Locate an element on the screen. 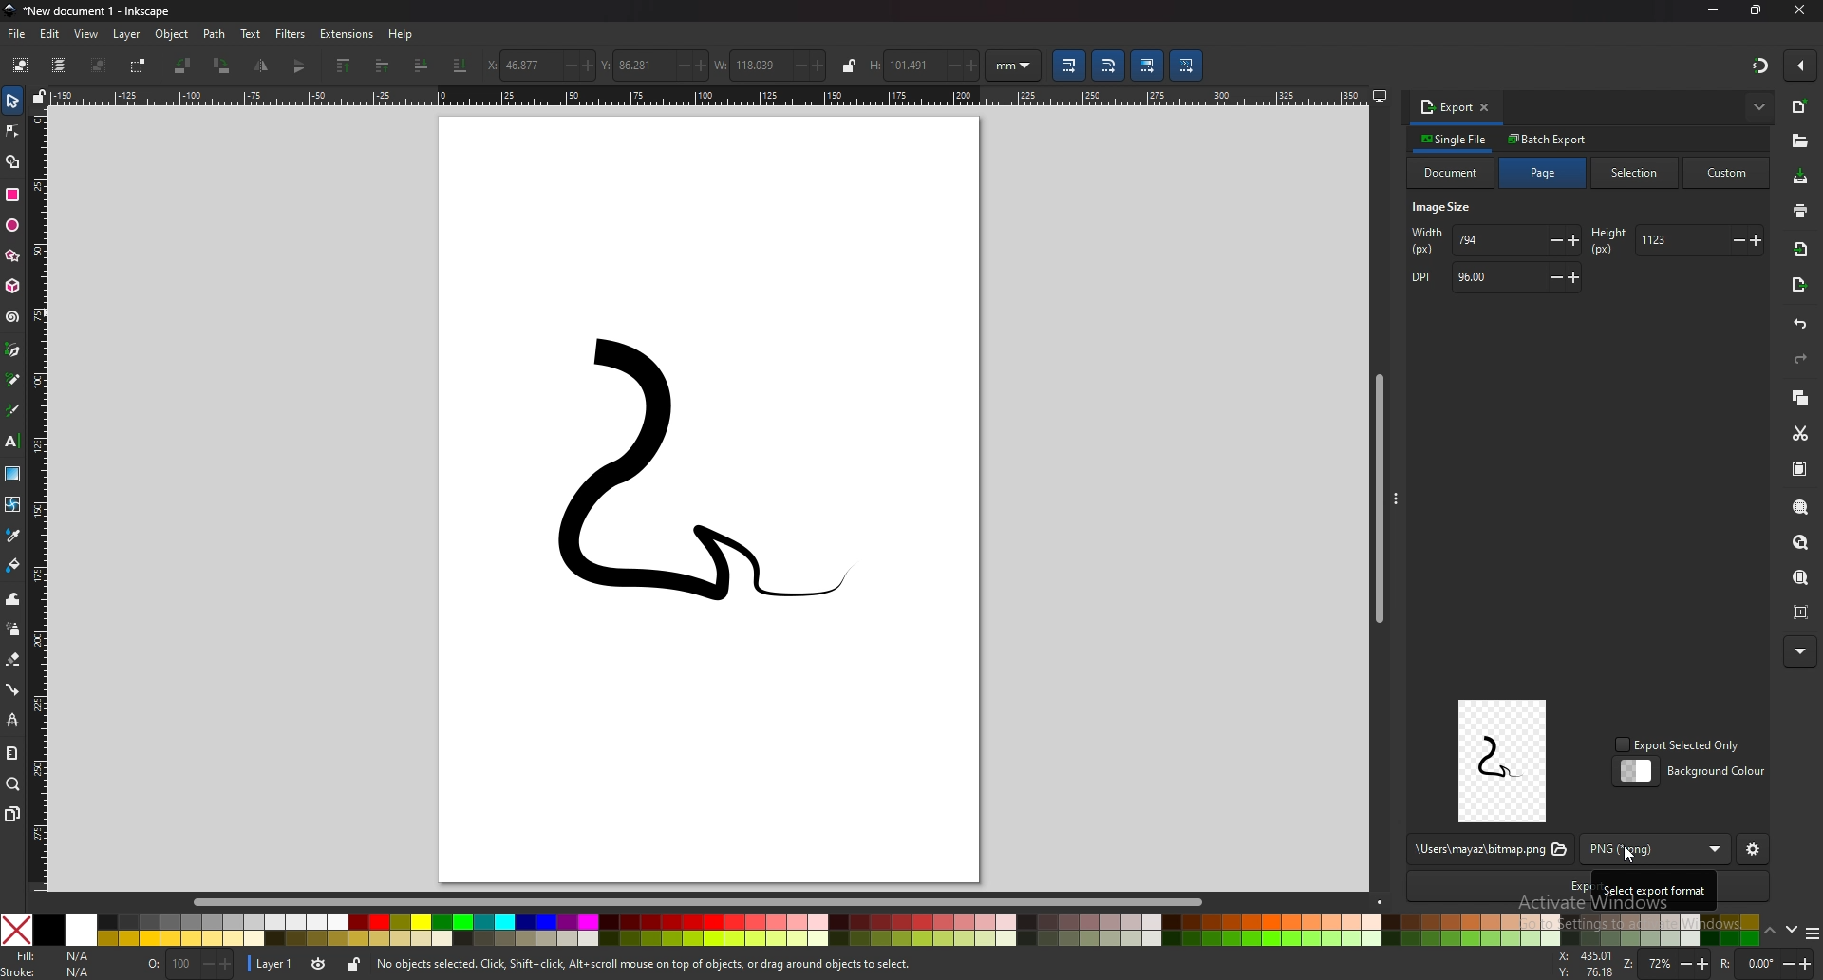  height is located at coordinates (925, 66).